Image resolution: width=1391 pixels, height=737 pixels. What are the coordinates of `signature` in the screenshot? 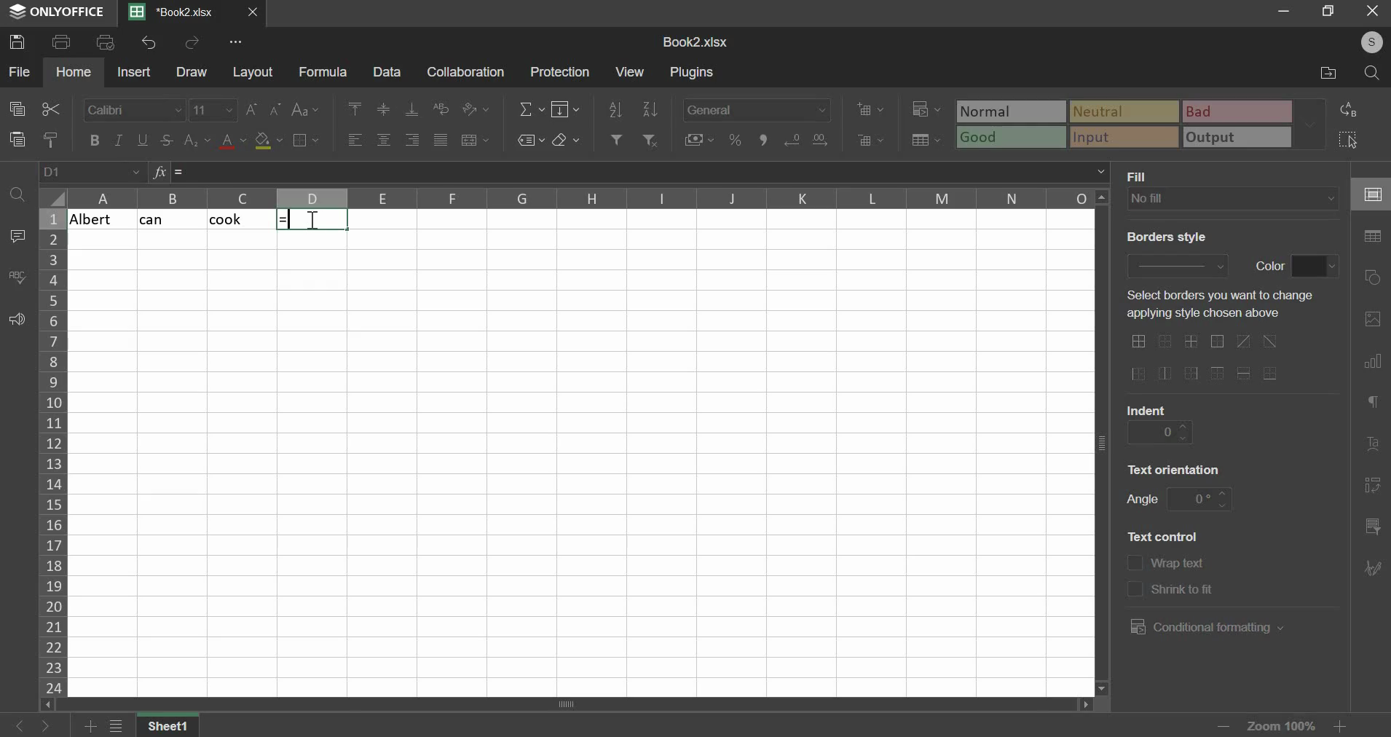 It's located at (1372, 567).